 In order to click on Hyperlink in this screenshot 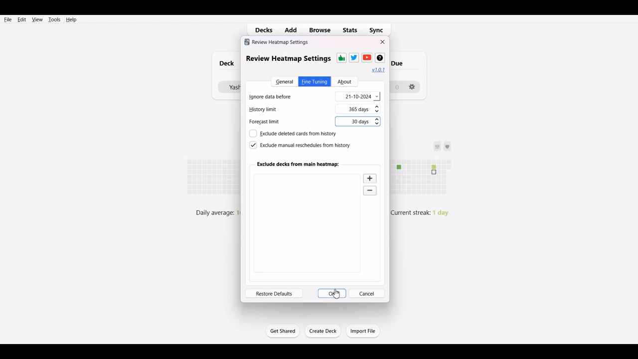, I will do `click(379, 70)`.